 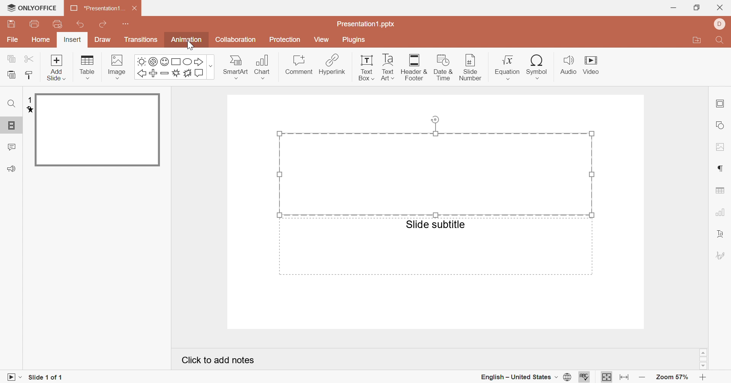 I want to click on find, so click(x=13, y=103).